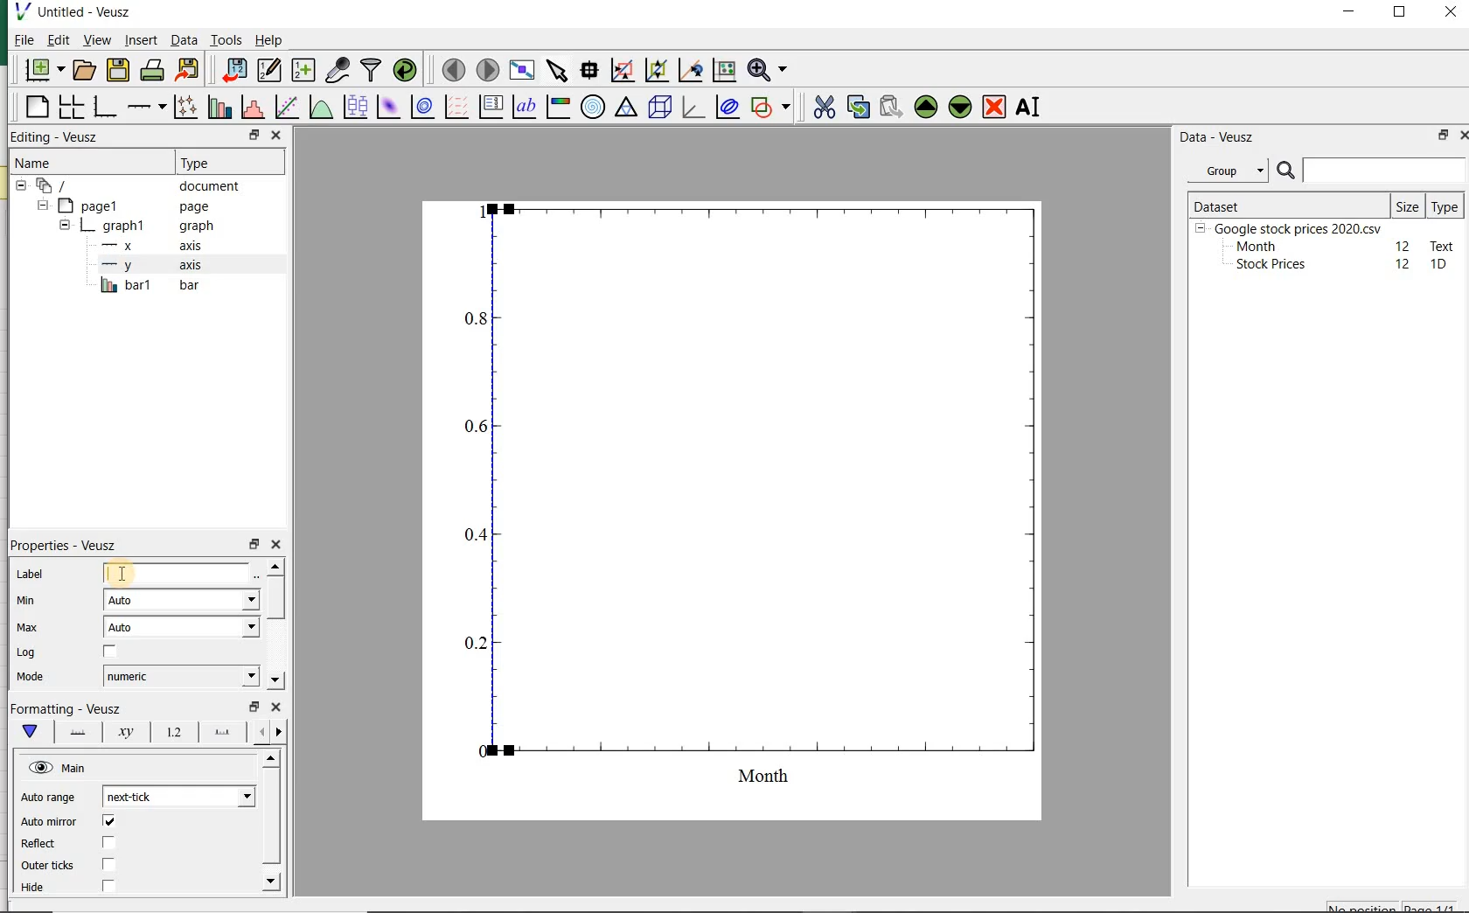 The height and width of the screenshot is (913, 1469). Describe the element at coordinates (25, 652) in the screenshot. I see `Log` at that location.